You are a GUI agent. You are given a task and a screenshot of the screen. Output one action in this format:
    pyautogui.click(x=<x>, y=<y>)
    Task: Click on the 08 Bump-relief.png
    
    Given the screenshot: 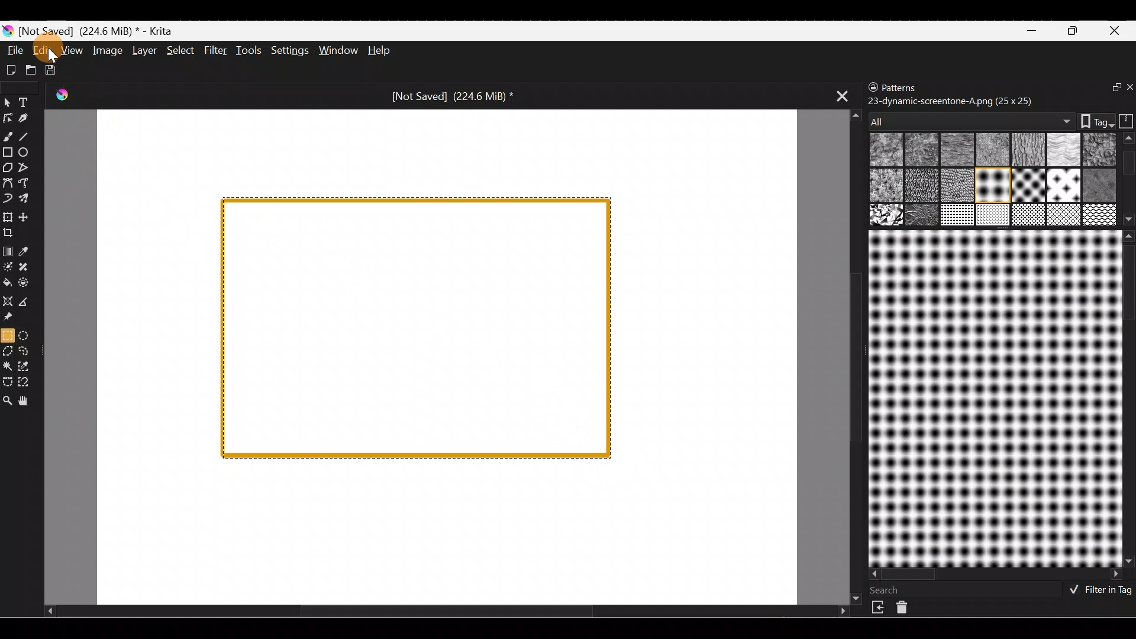 What is the action you would take?
    pyautogui.click(x=889, y=186)
    